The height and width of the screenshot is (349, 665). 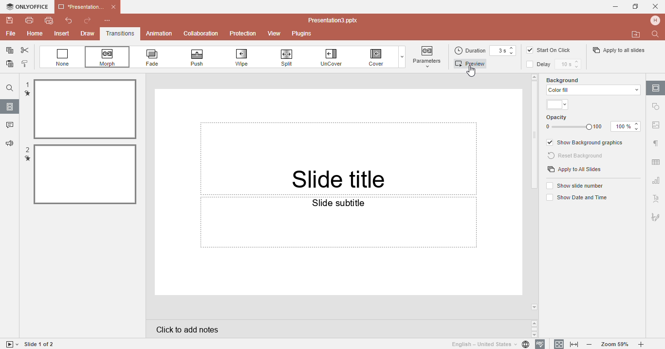 I want to click on Zoom out, so click(x=591, y=345).